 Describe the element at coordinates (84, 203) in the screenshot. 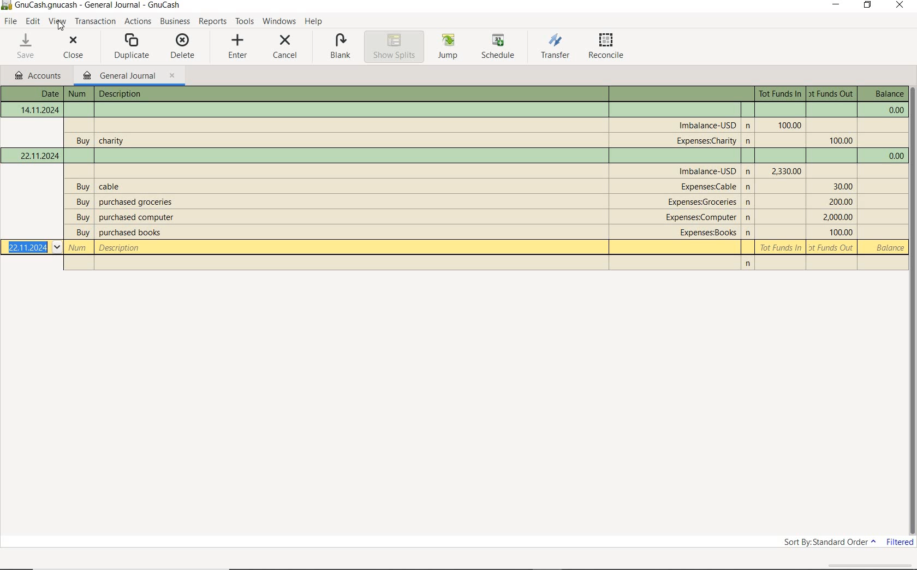

I see `buy` at that location.